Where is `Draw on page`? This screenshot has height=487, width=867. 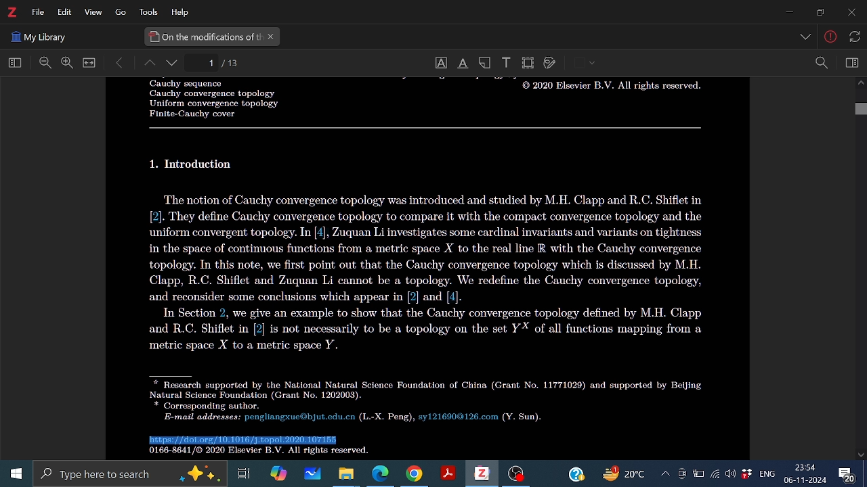 Draw on page is located at coordinates (550, 64).